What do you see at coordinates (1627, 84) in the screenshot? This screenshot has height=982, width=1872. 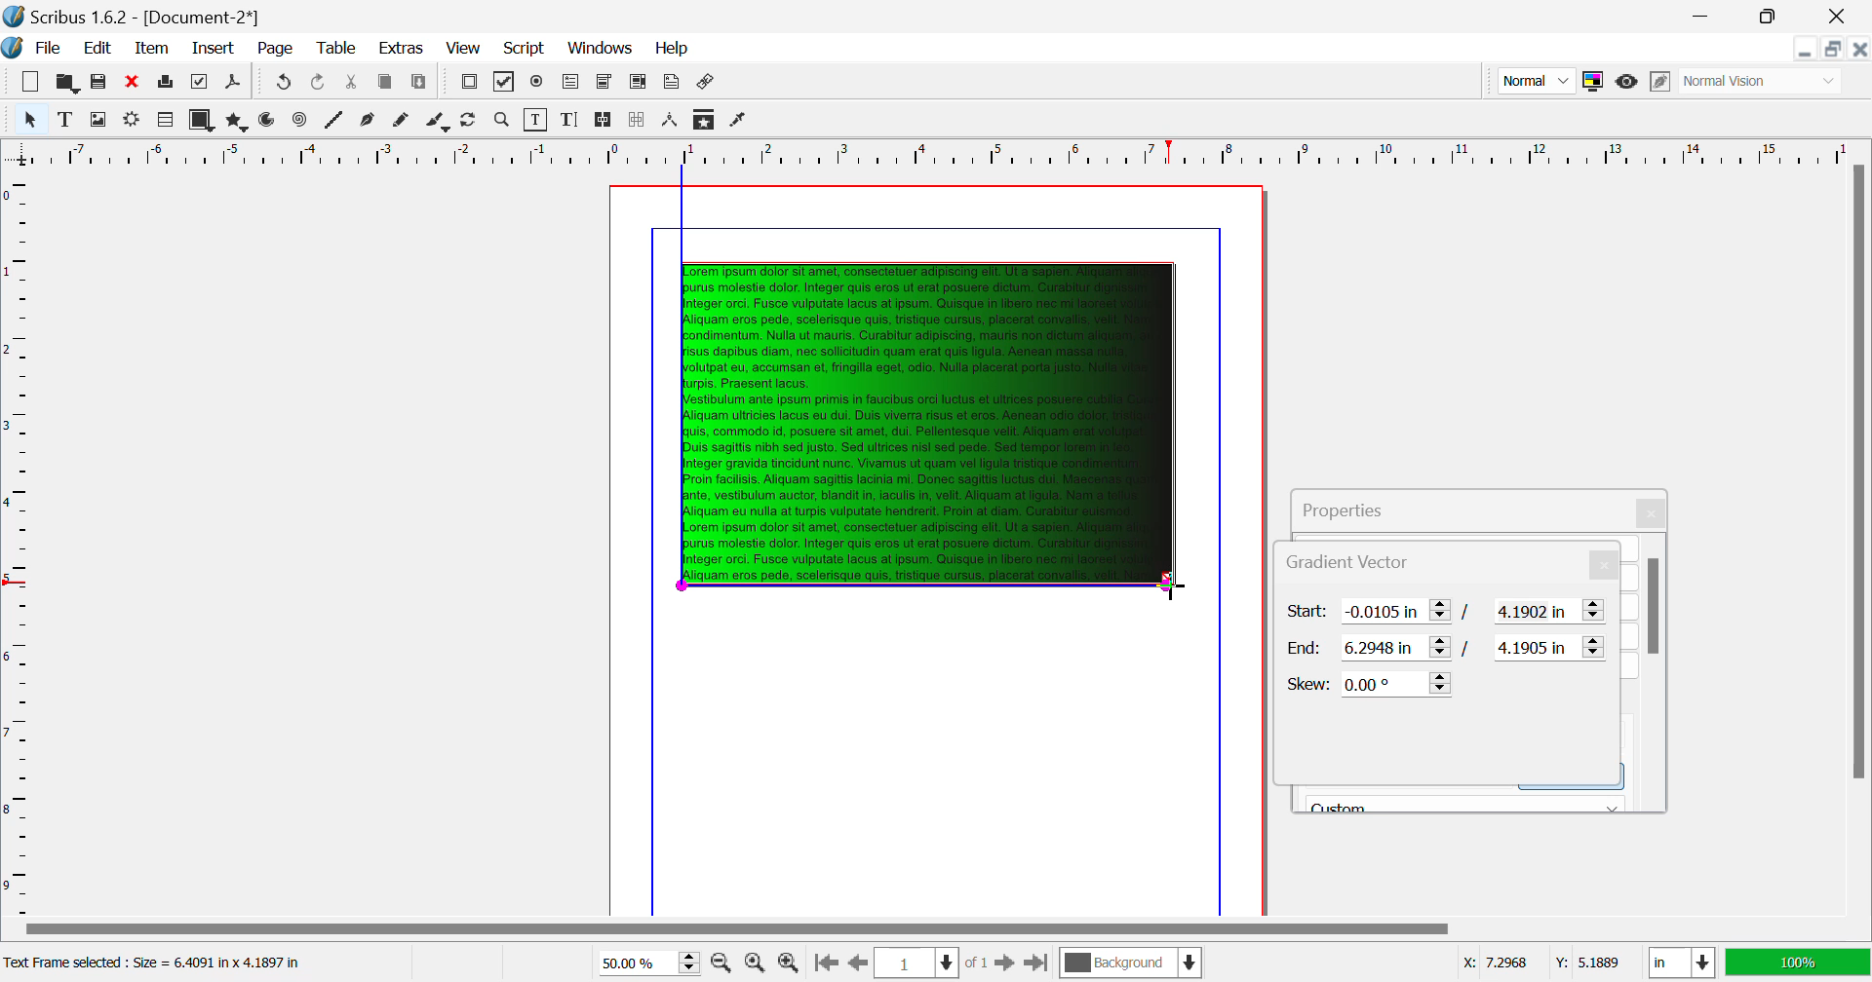 I see `Preview Mode` at bounding box center [1627, 84].